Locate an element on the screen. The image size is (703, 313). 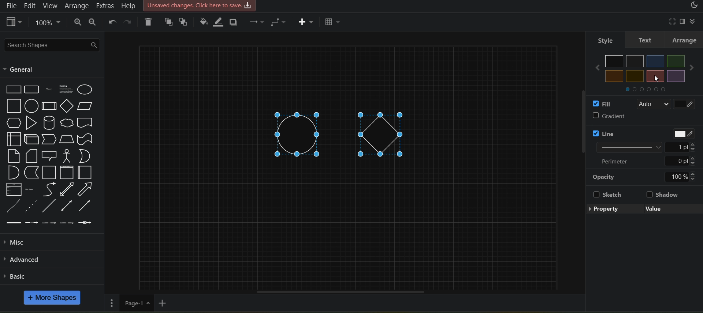
Dotted Line is located at coordinates (31, 205).